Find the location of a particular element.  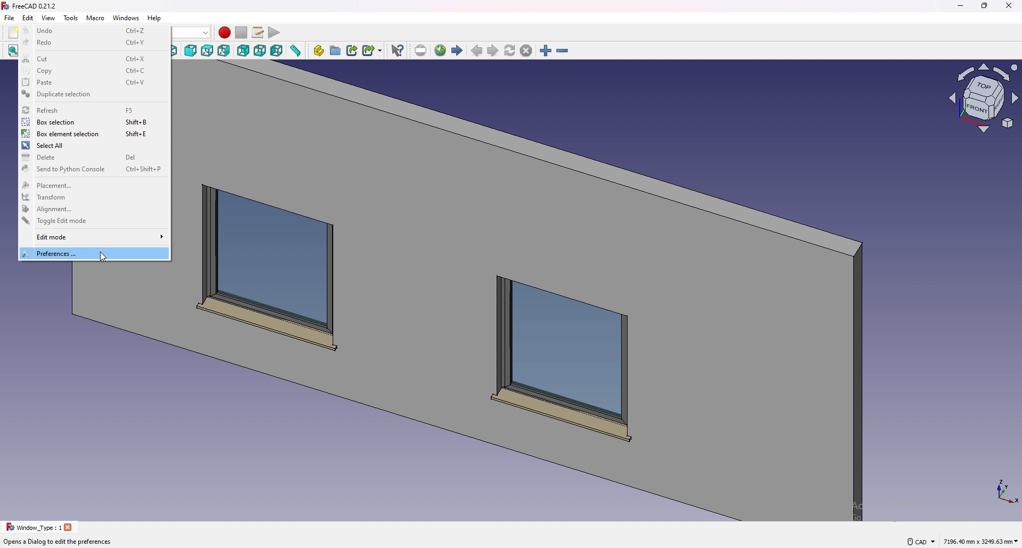

fit all is located at coordinates (12, 51).